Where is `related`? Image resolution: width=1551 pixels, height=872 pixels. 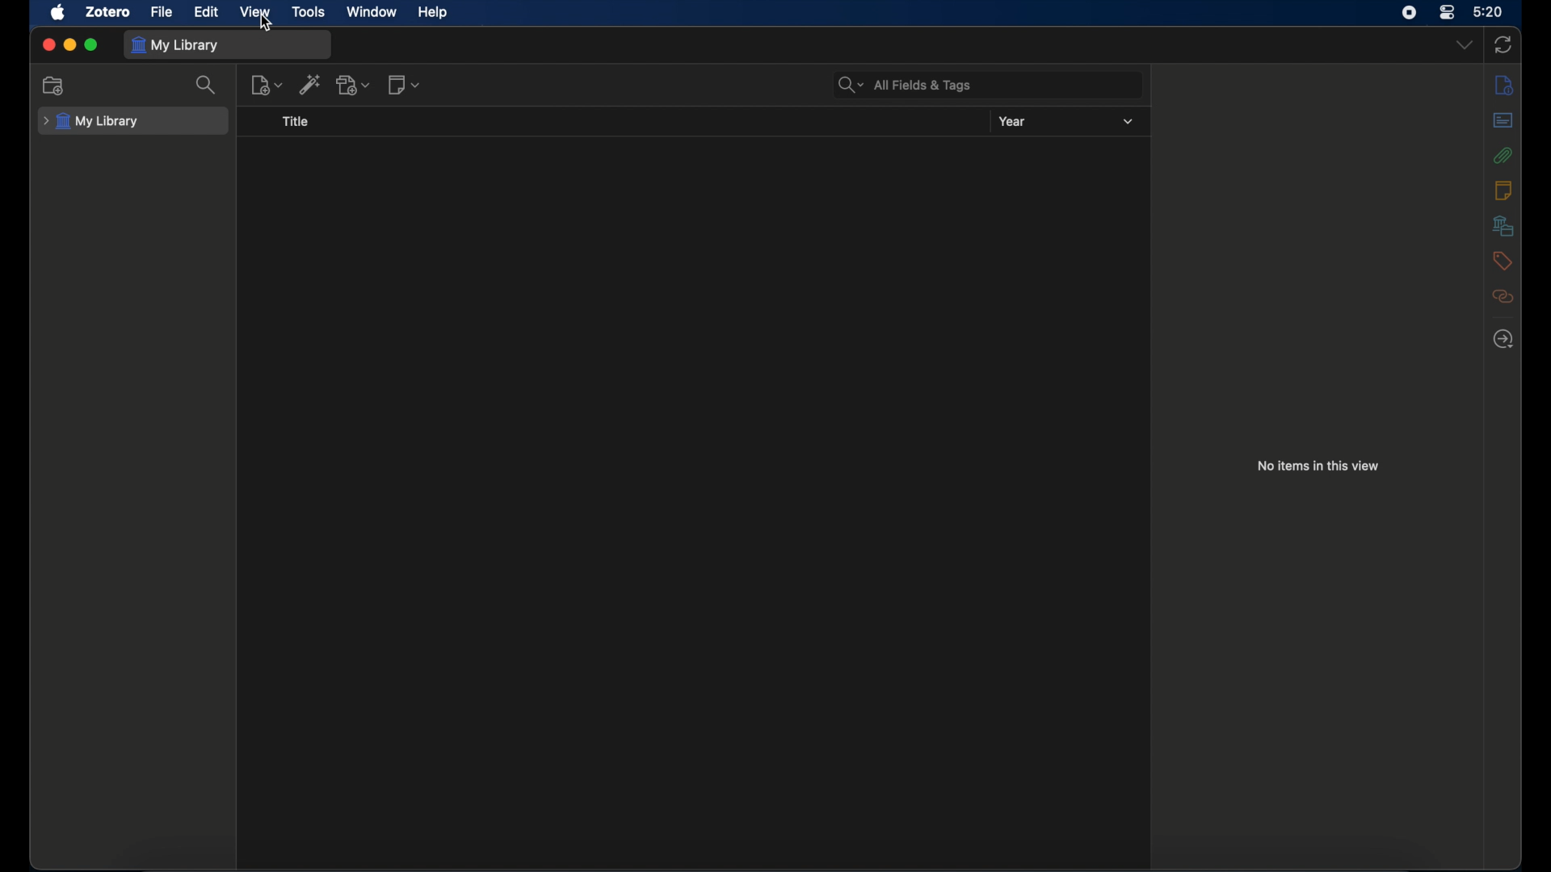
related is located at coordinates (1503, 296).